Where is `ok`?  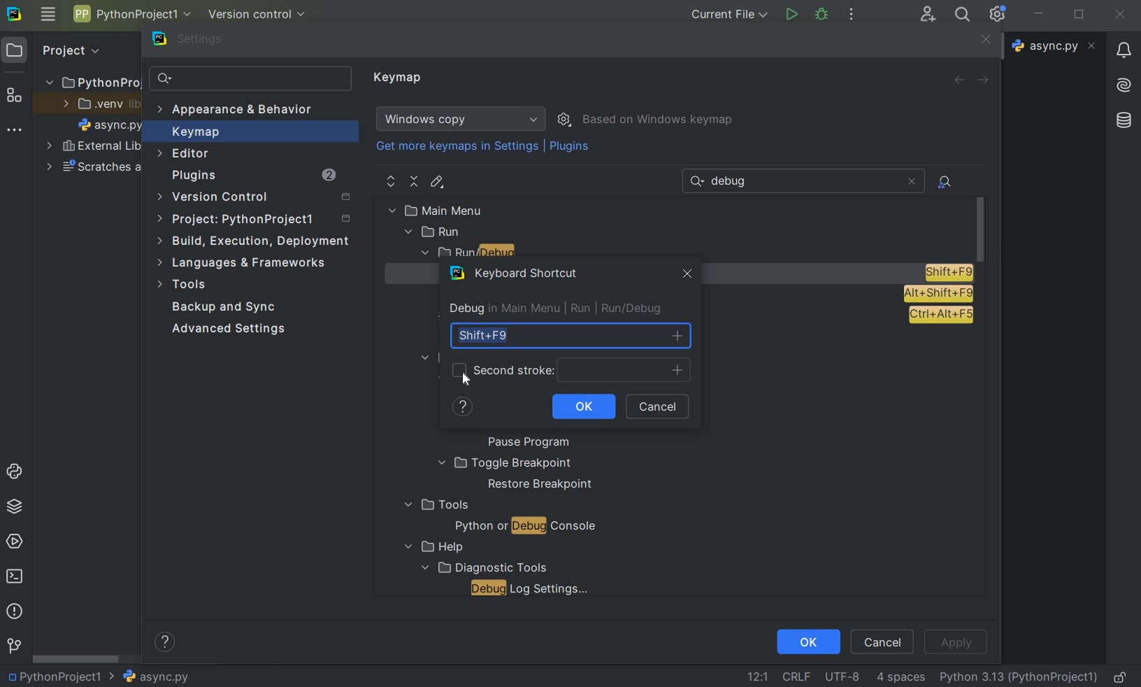 ok is located at coordinates (808, 641).